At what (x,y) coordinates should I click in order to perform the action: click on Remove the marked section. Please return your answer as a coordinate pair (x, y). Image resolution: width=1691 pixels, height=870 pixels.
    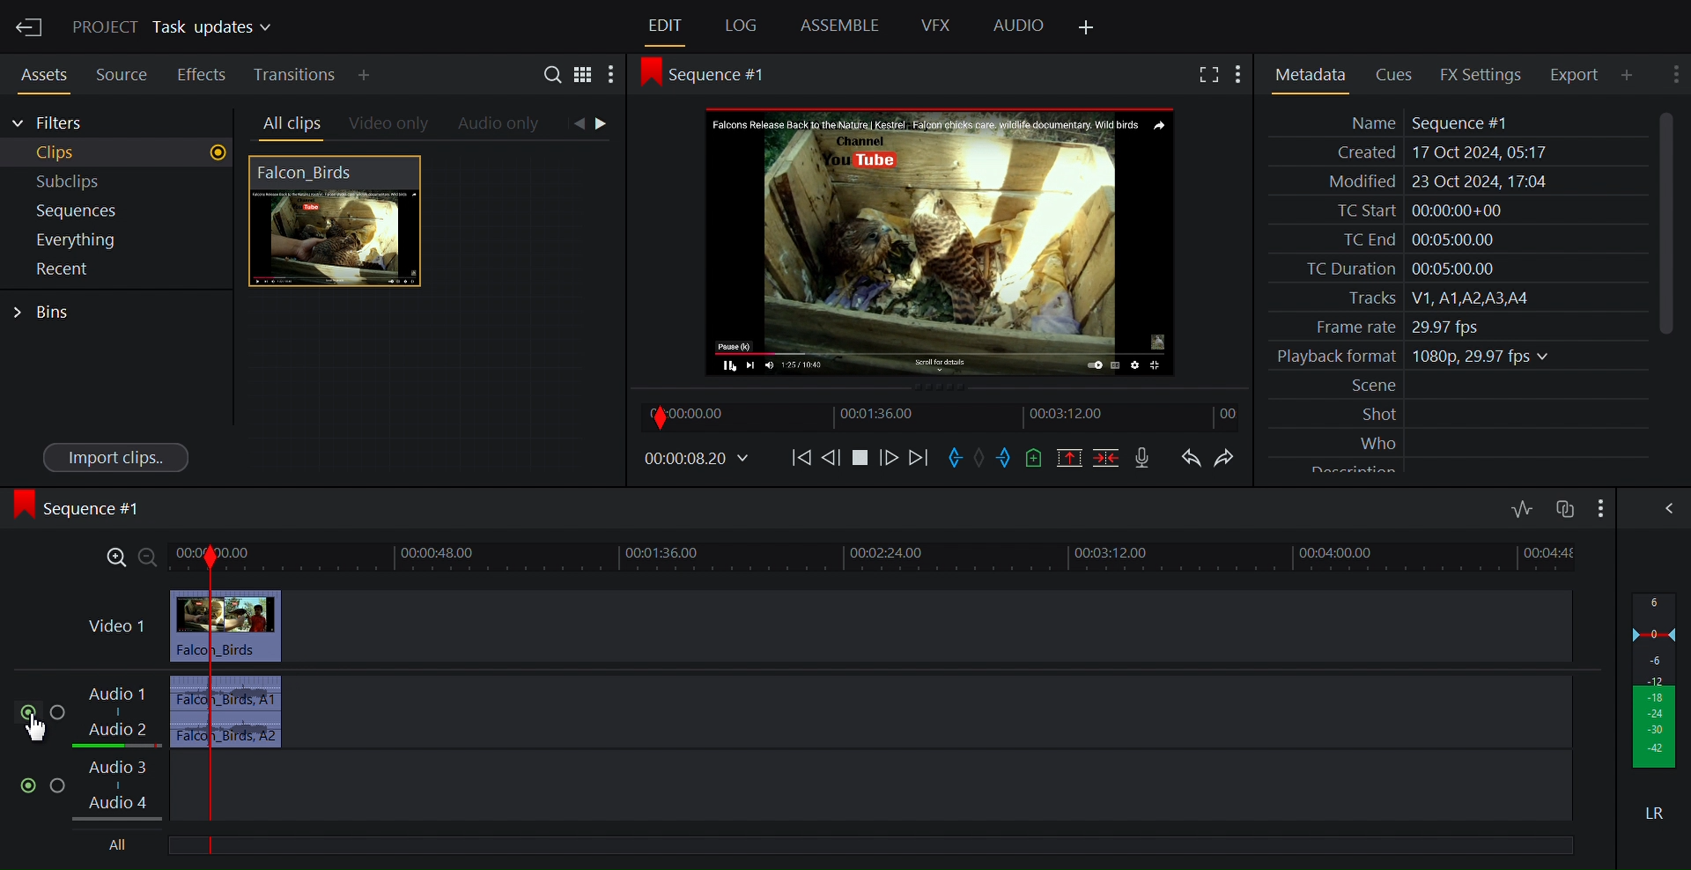
    Looking at the image, I should click on (1068, 458).